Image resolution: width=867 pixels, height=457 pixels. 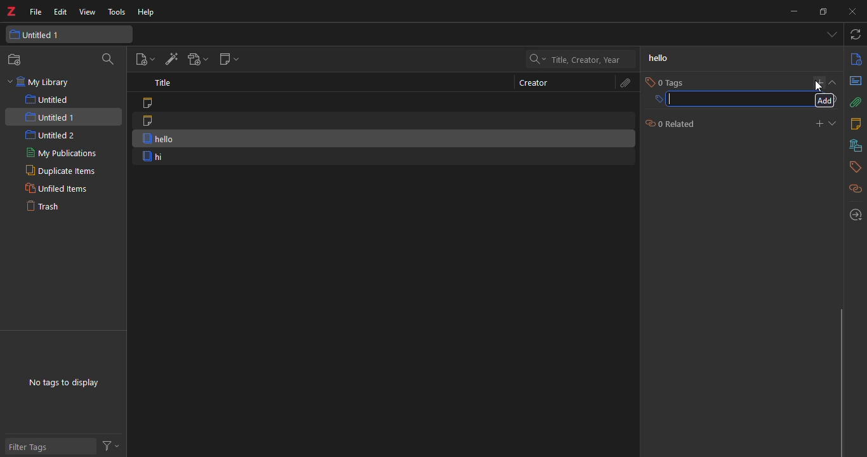 I want to click on tag, so click(x=728, y=100).